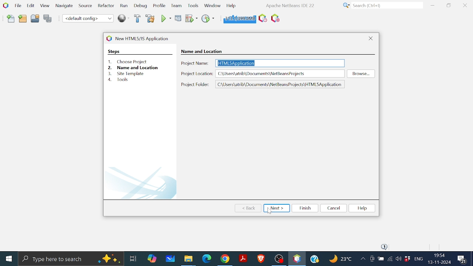 The width and height of the screenshot is (473, 266). I want to click on View, so click(44, 6).